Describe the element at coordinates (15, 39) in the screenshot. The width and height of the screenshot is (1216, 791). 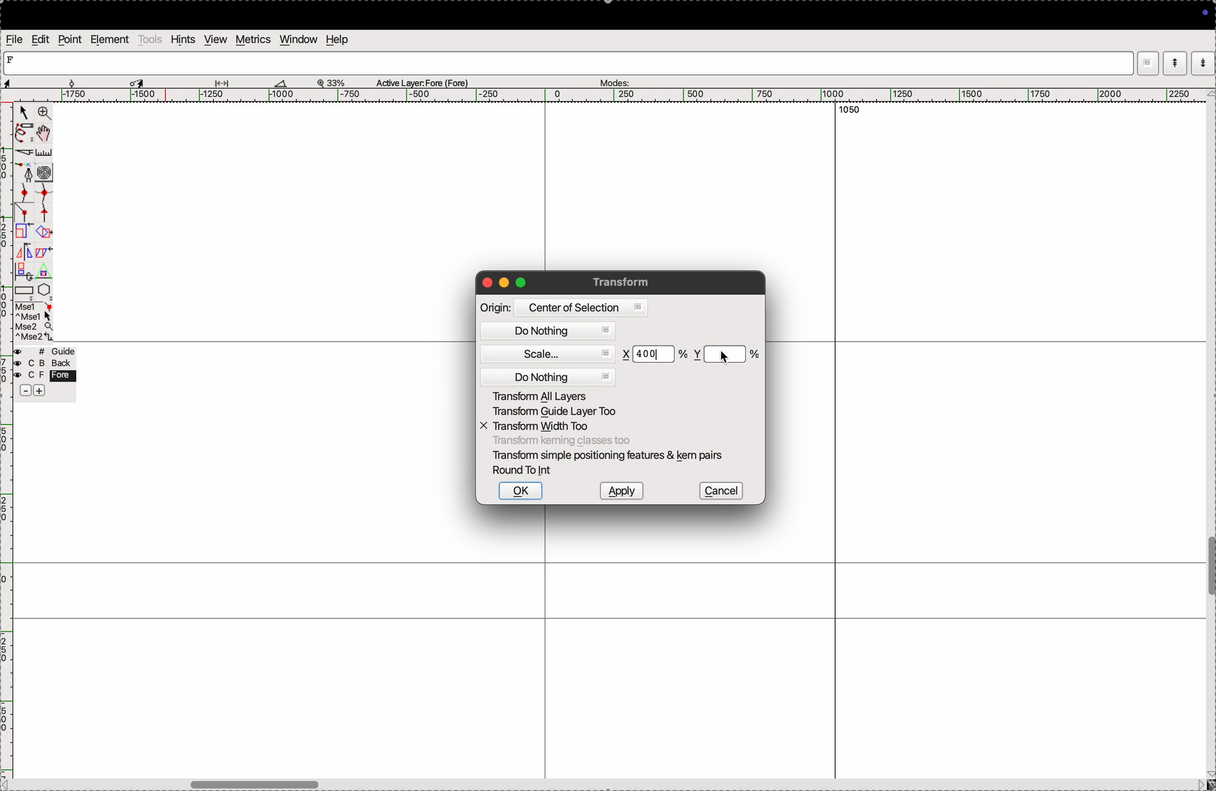
I see `file` at that location.